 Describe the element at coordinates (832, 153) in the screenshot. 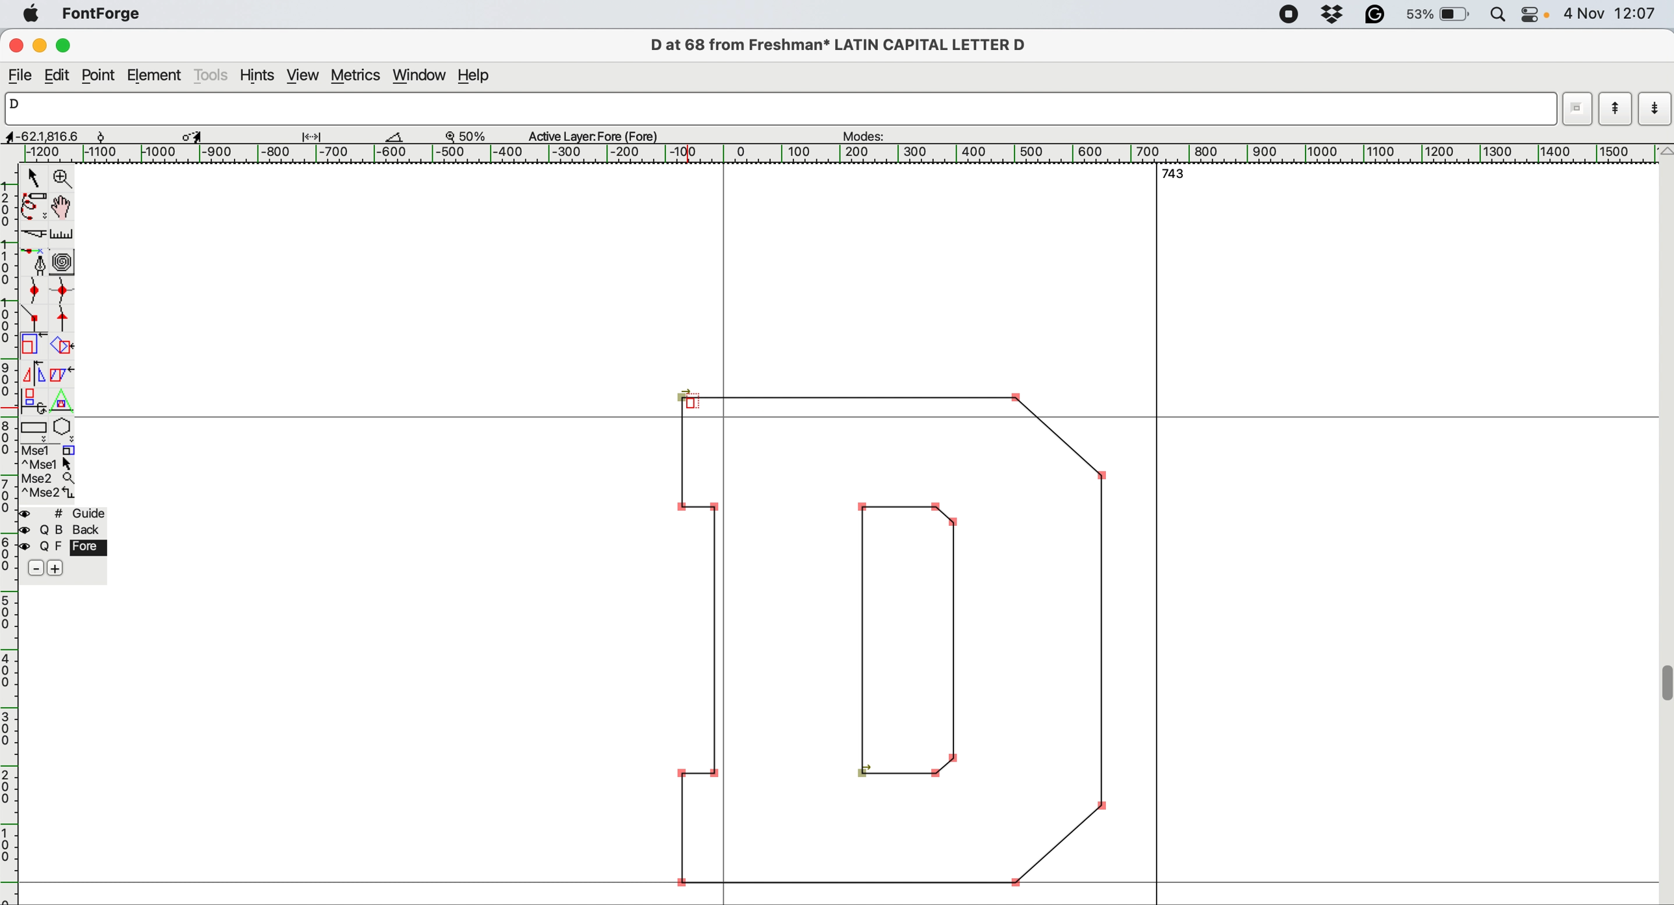

I see `[1200 [1100 [1000 |-900 |-800 [-700 |-600 |-500 [|-400 [-300 |-200 |-100 | O  |100 |200 [300 [400 [500 |600 [700 |800 |900 [1000 [1100 [1200 [1300 [1400 [1500` at that location.